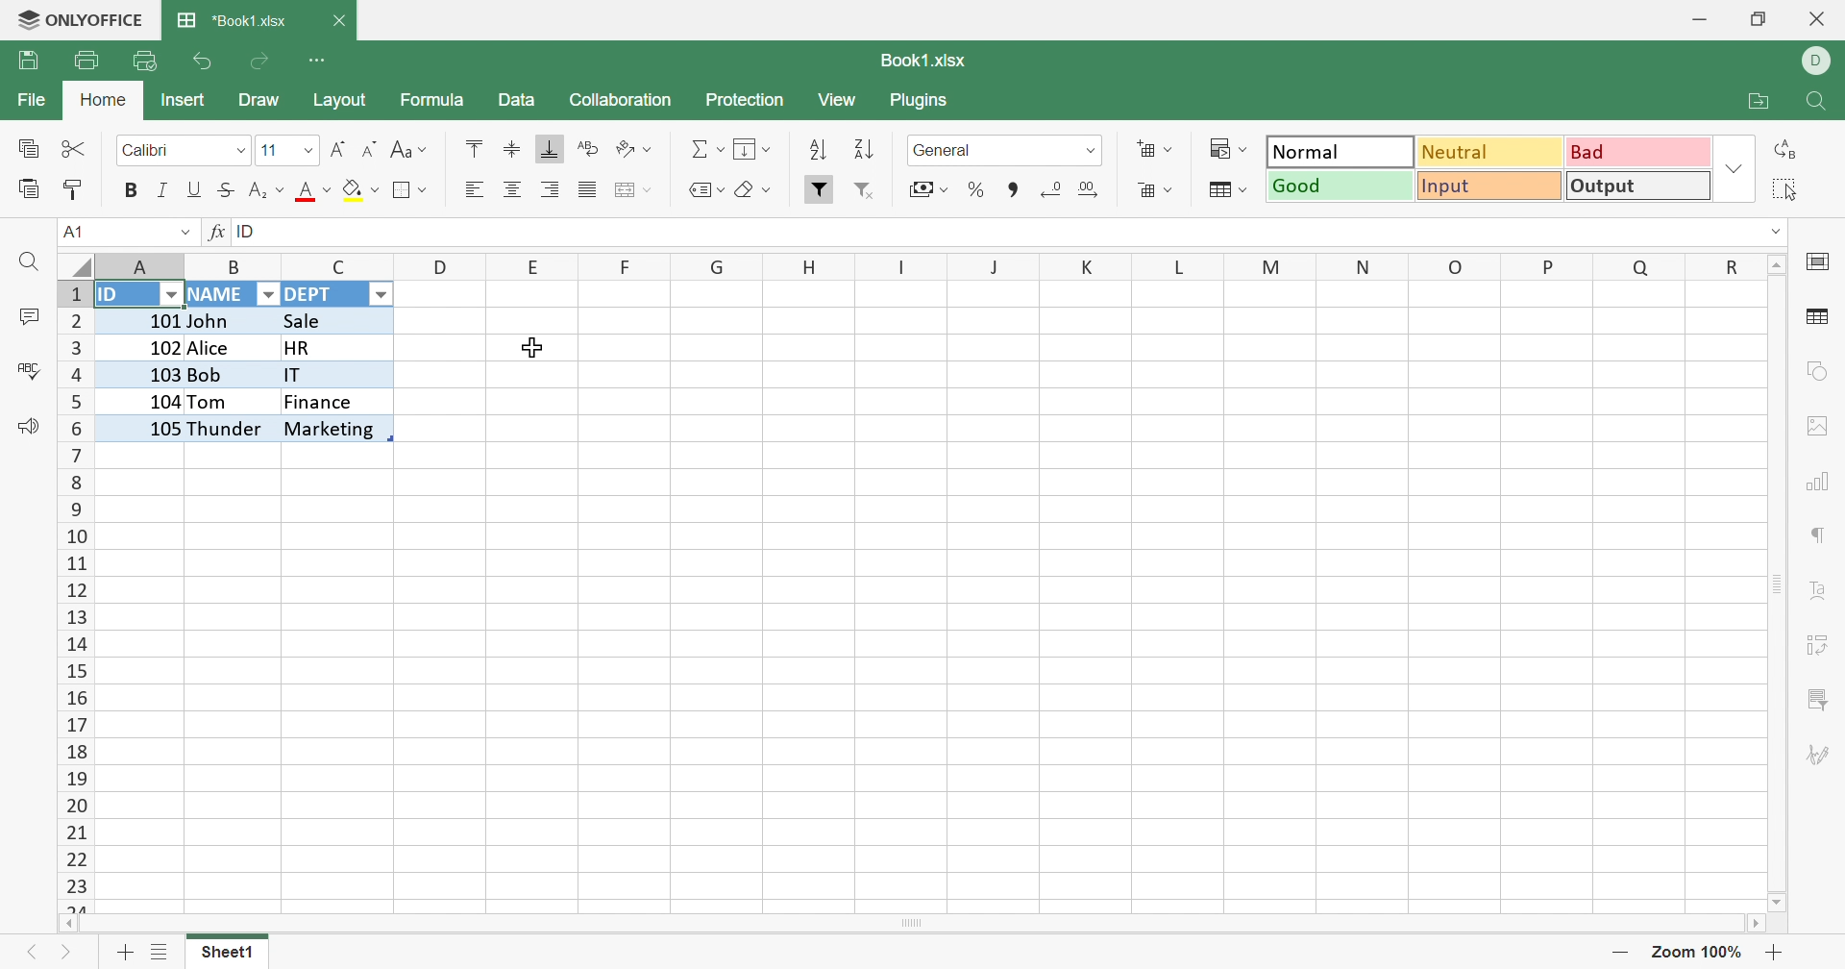 The image size is (1845, 969). Describe the element at coordinates (1790, 189) in the screenshot. I see `Select all` at that location.